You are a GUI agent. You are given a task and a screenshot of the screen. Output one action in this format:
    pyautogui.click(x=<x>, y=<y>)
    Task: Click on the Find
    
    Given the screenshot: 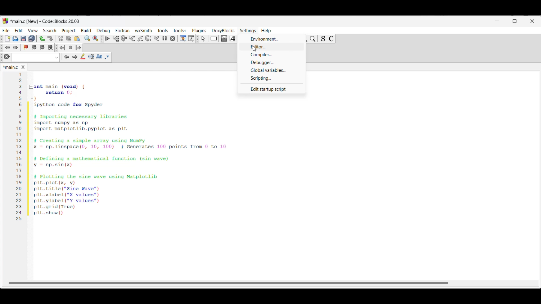 What is the action you would take?
    pyautogui.click(x=87, y=38)
    